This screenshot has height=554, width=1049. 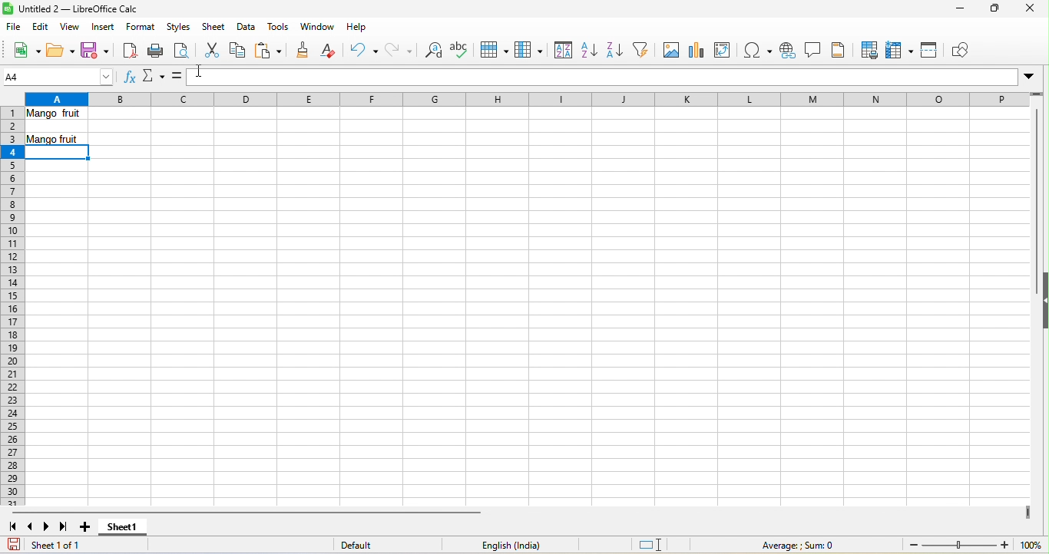 I want to click on styles, so click(x=180, y=28).